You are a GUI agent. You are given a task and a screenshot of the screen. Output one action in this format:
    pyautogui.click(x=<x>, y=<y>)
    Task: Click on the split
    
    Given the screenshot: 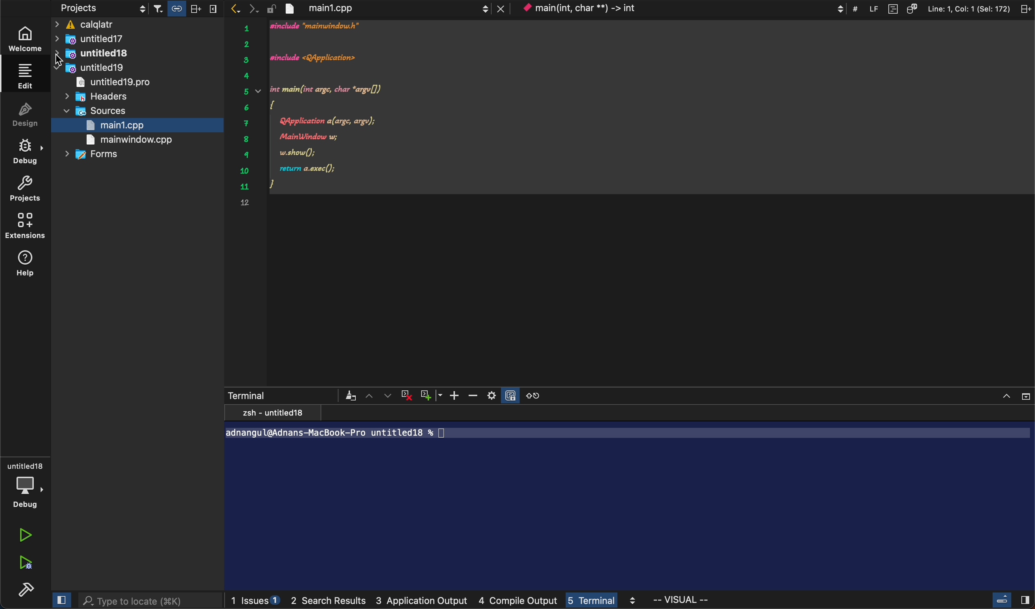 What is the action you would take?
    pyautogui.click(x=1025, y=9)
    